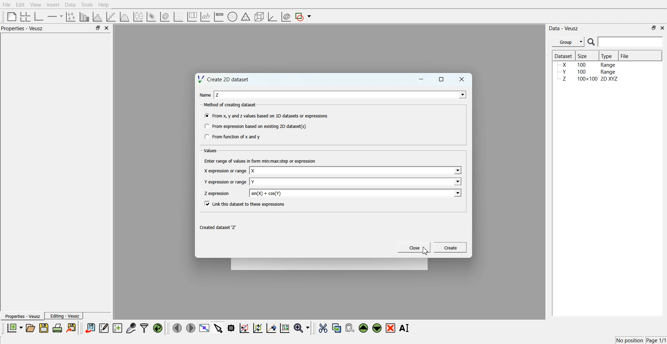 The image size is (667, 344). Describe the element at coordinates (125, 17) in the screenshot. I see `3D Function` at that location.